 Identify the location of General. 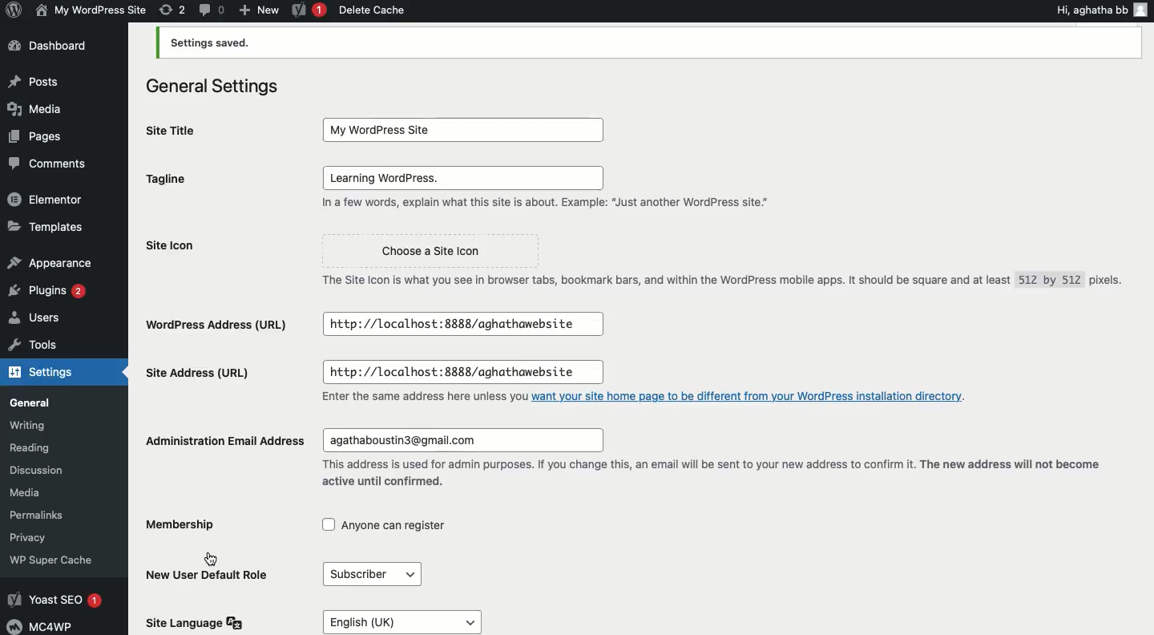
(52, 402).